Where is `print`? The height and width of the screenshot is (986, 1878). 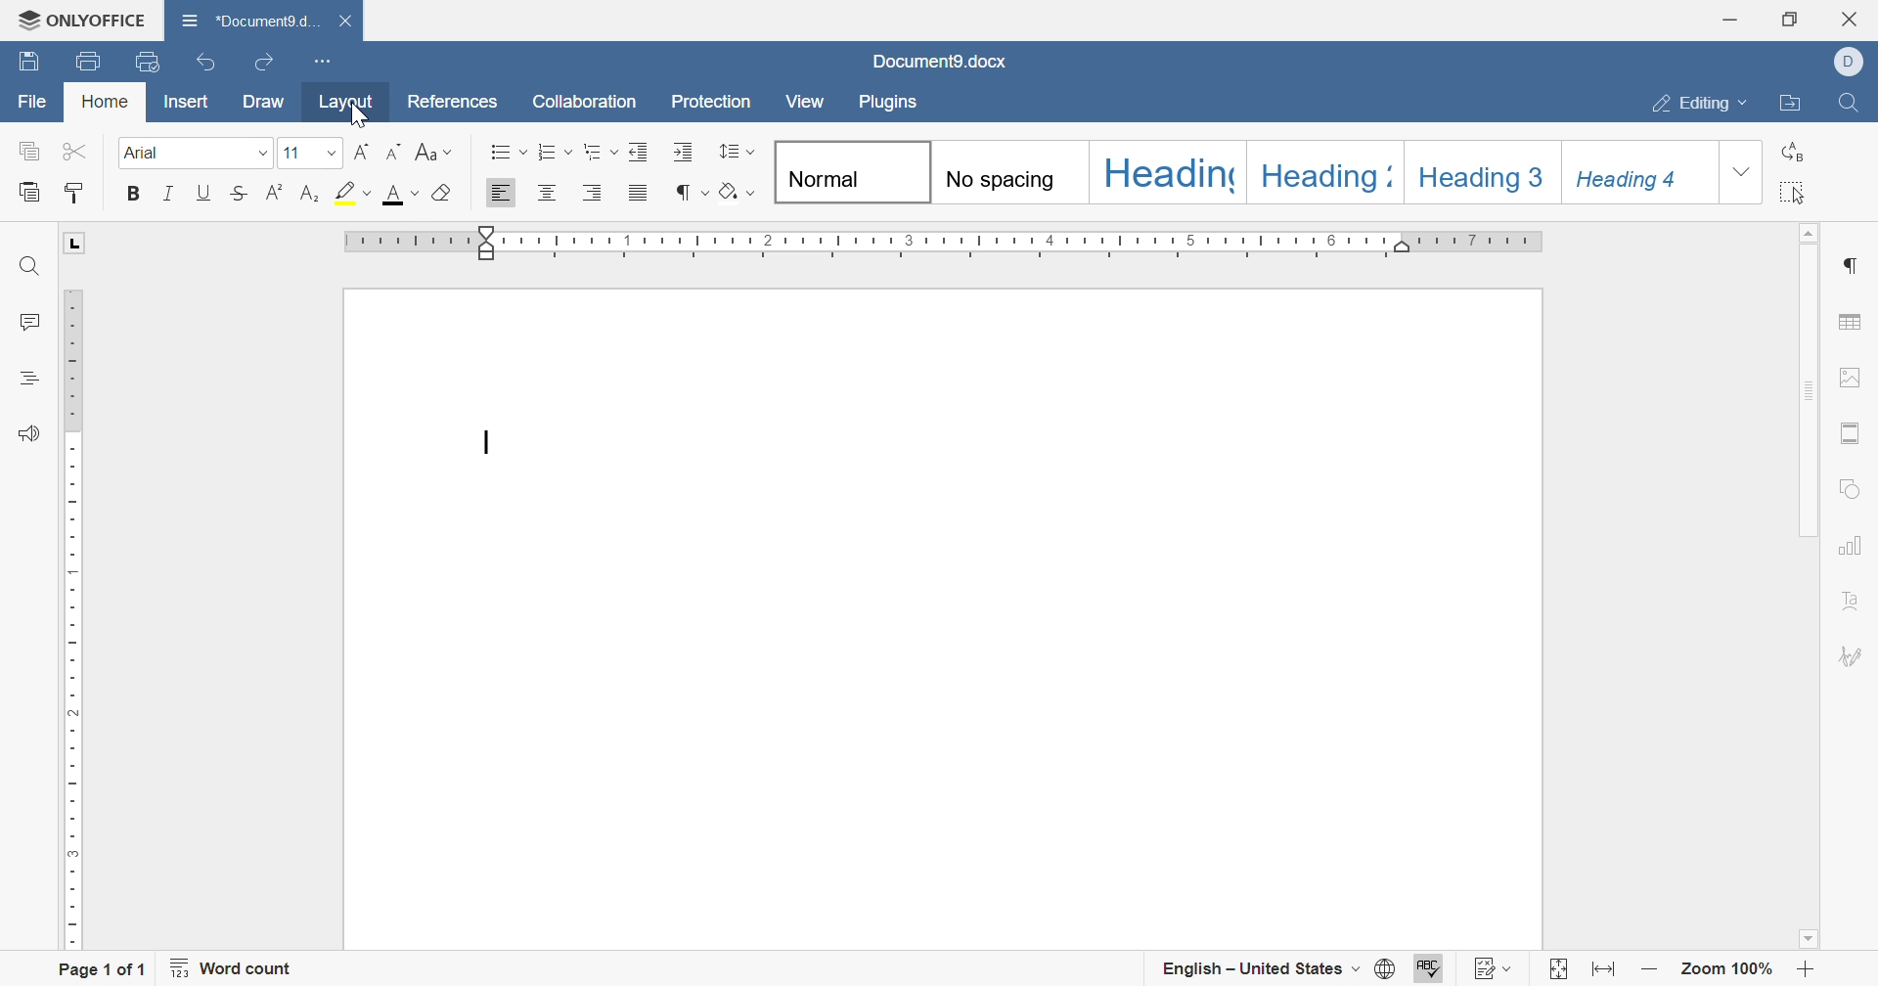 print is located at coordinates (85, 65).